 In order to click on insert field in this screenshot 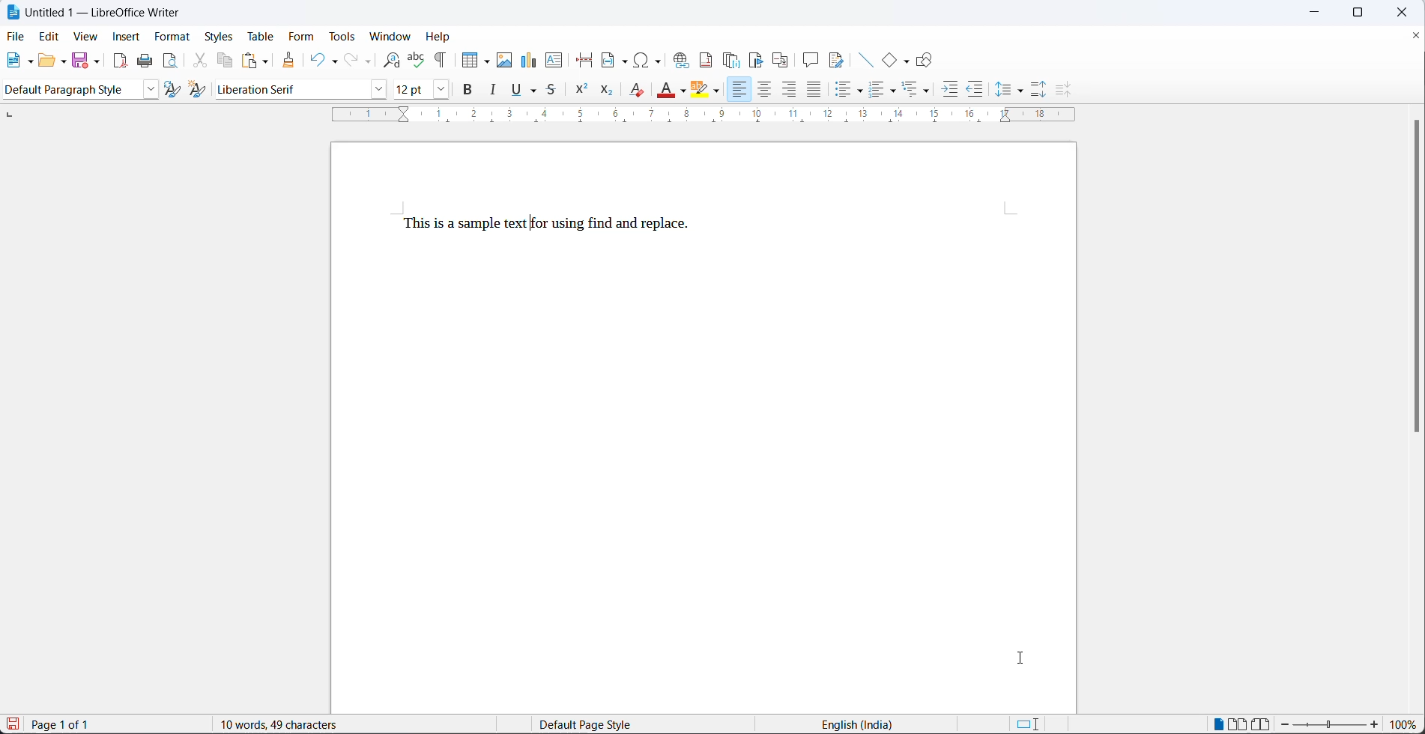, I will do `click(616, 61)`.